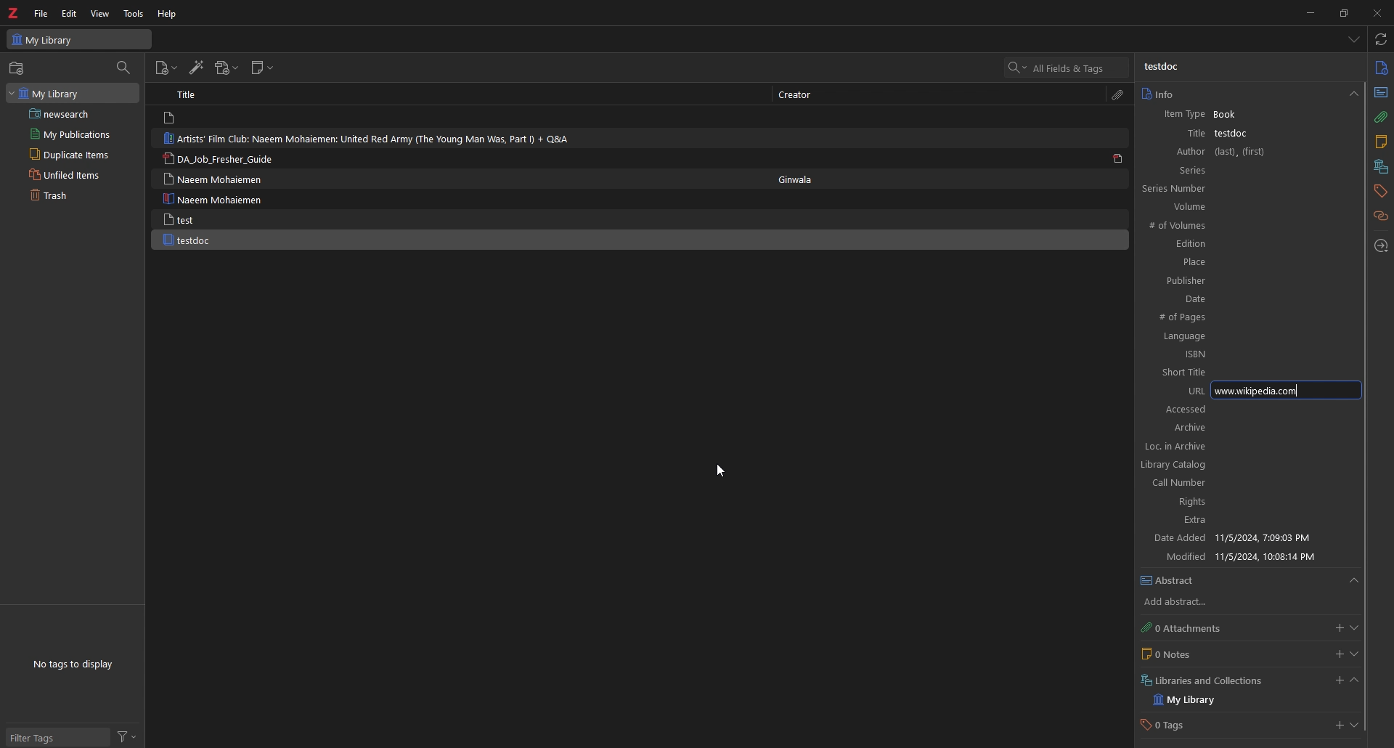 This screenshot has height=748, width=1394. Describe the element at coordinates (1226, 261) in the screenshot. I see `Place` at that location.